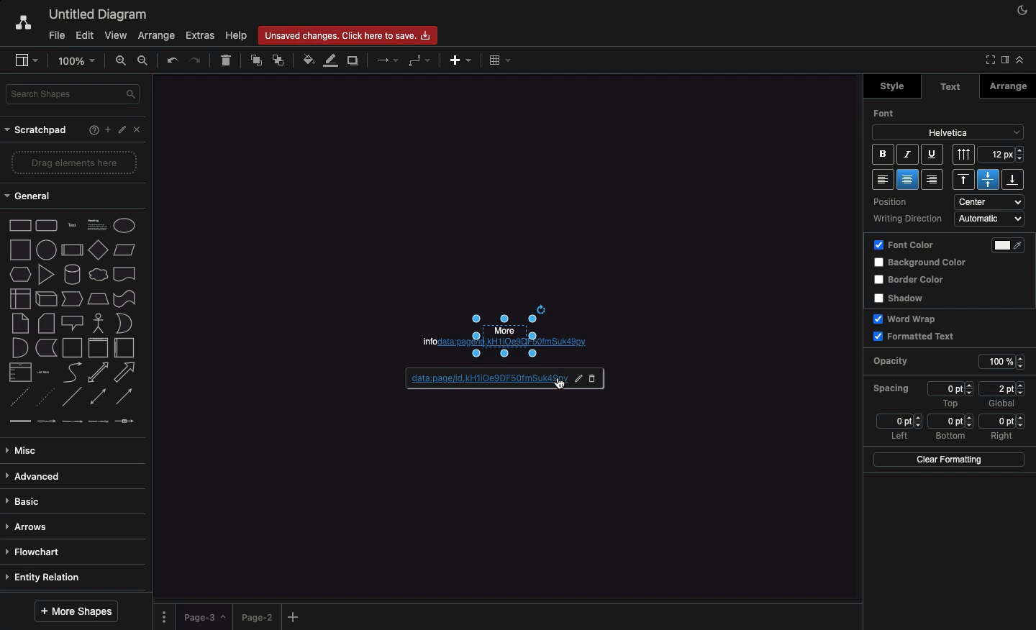 Image resolution: width=1036 pixels, height=630 pixels. Describe the element at coordinates (46, 299) in the screenshot. I see `cube` at that location.